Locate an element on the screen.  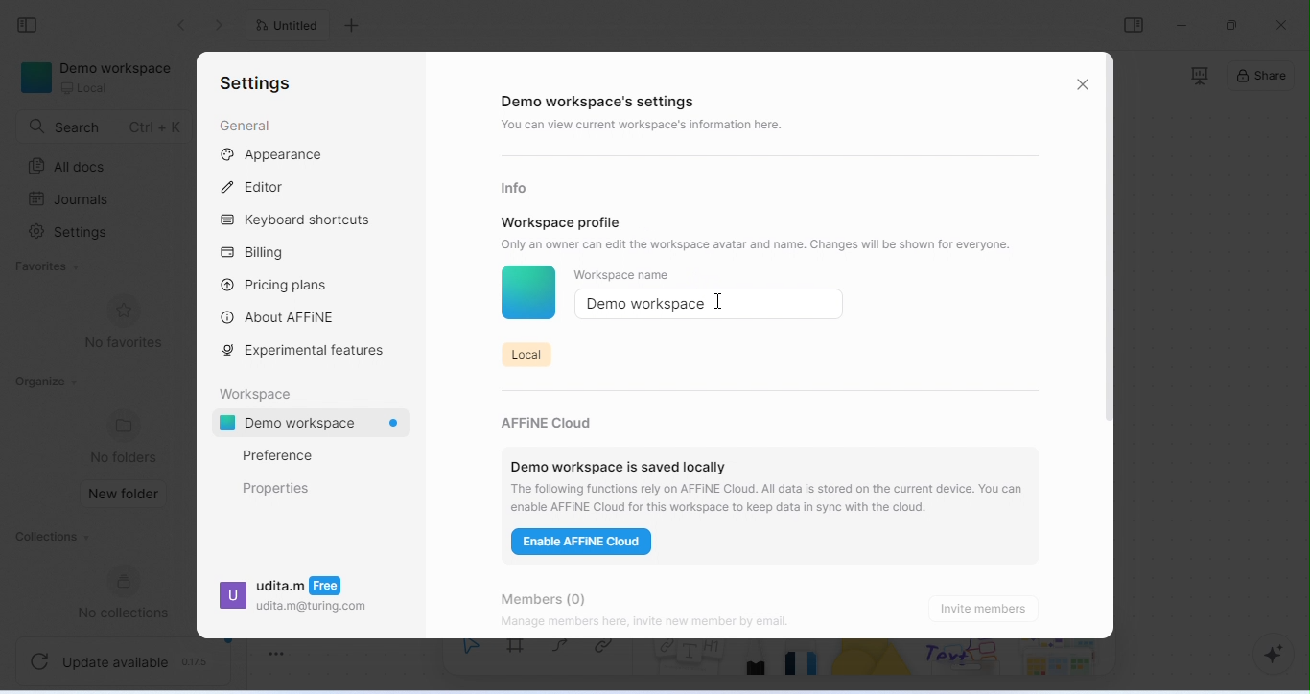
about affine is located at coordinates (281, 316).